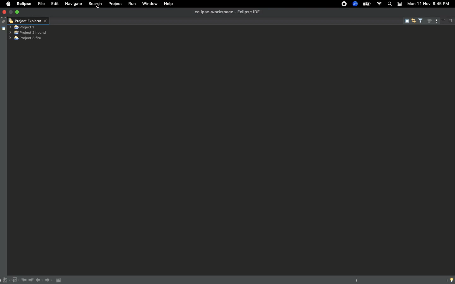 The height and width of the screenshot is (284, 455). I want to click on Focus on active task, so click(429, 21).